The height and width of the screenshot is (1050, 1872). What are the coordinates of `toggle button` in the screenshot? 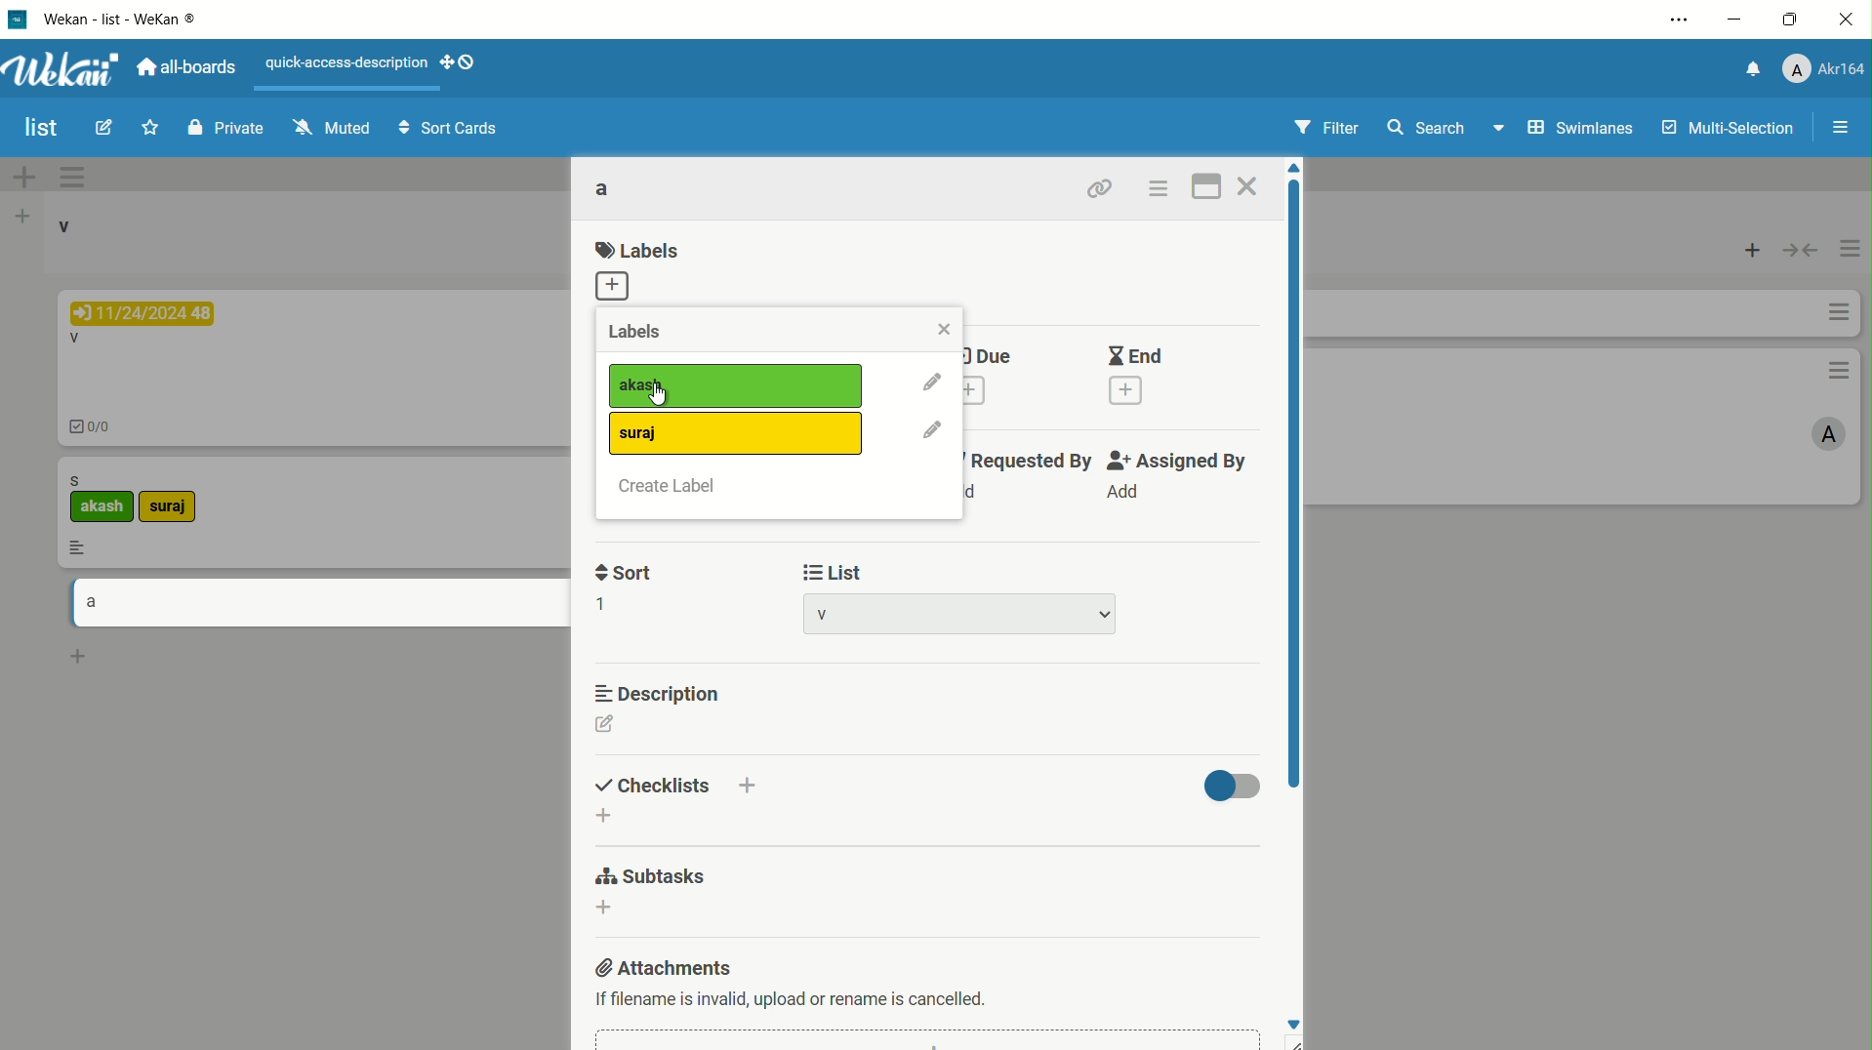 It's located at (1234, 786).